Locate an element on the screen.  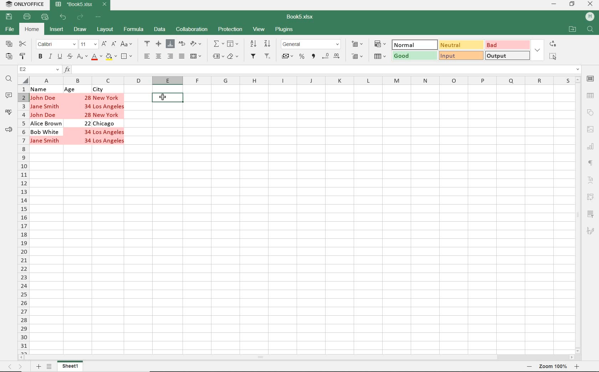
INSERT CELLS is located at coordinates (358, 45).